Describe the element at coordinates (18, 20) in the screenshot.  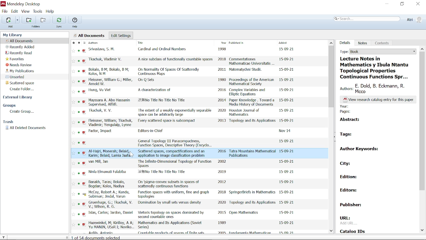
I see `Add files options` at that location.